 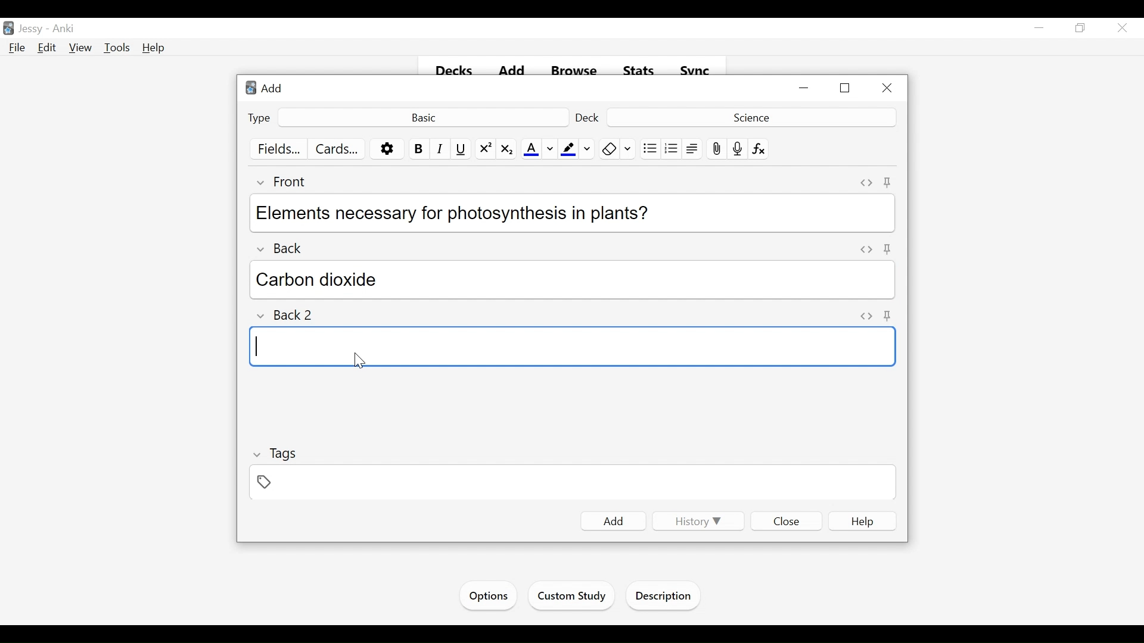 I want to click on Front, so click(x=288, y=182).